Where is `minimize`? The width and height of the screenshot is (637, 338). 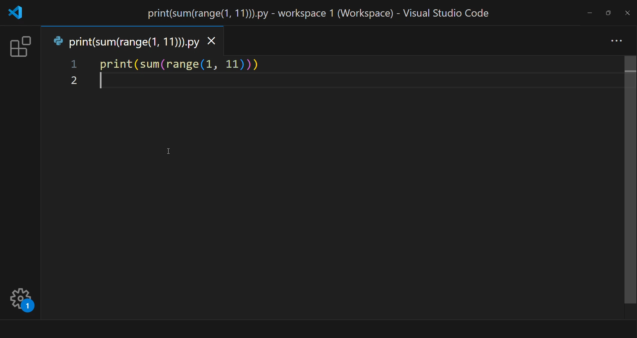 minimize is located at coordinates (588, 13).